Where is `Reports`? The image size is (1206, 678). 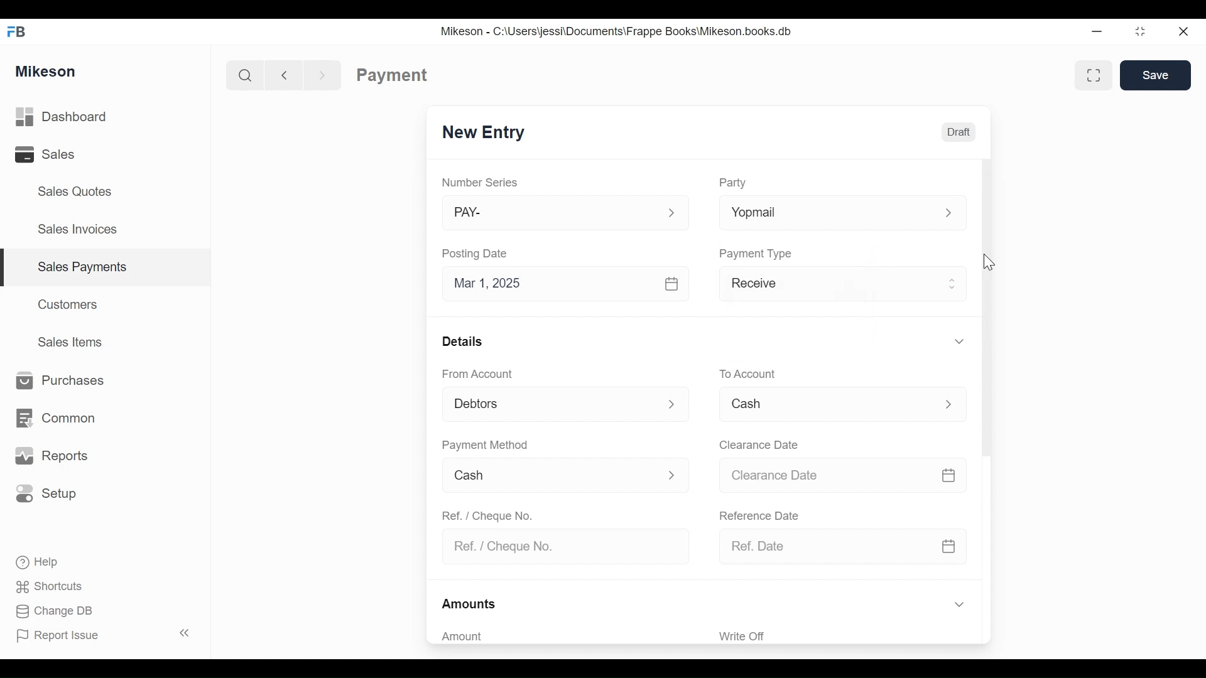
Reports is located at coordinates (54, 456).